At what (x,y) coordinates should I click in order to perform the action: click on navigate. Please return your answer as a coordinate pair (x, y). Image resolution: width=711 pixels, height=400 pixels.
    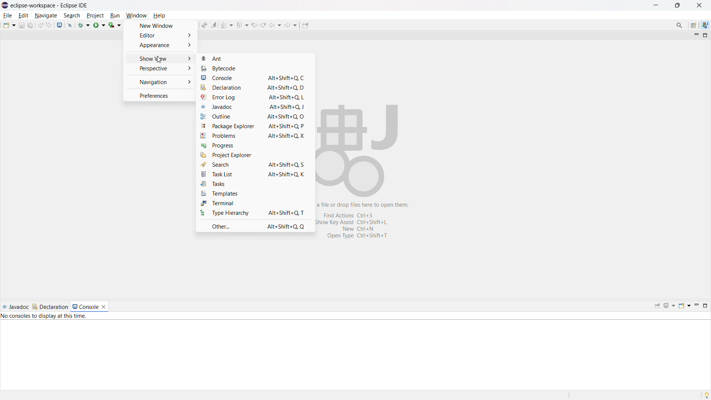
    Looking at the image, I should click on (46, 16).